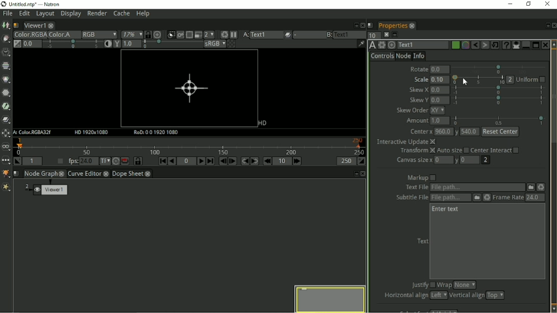  I want to click on Wrap, so click(457, 285).